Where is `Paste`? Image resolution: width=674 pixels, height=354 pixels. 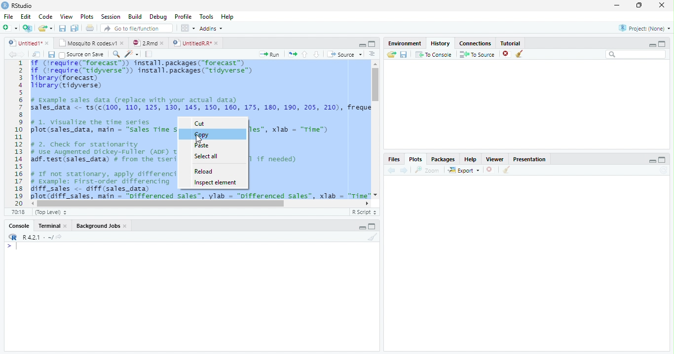
Paste is located at coordinates (202, 146).